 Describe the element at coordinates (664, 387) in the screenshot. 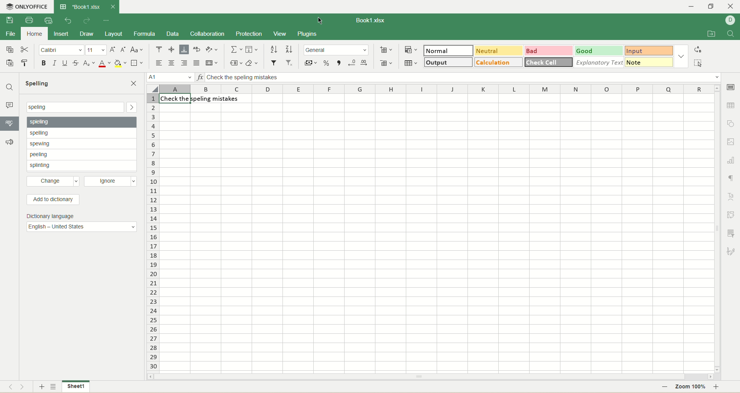

I see `zoom out` at that location.